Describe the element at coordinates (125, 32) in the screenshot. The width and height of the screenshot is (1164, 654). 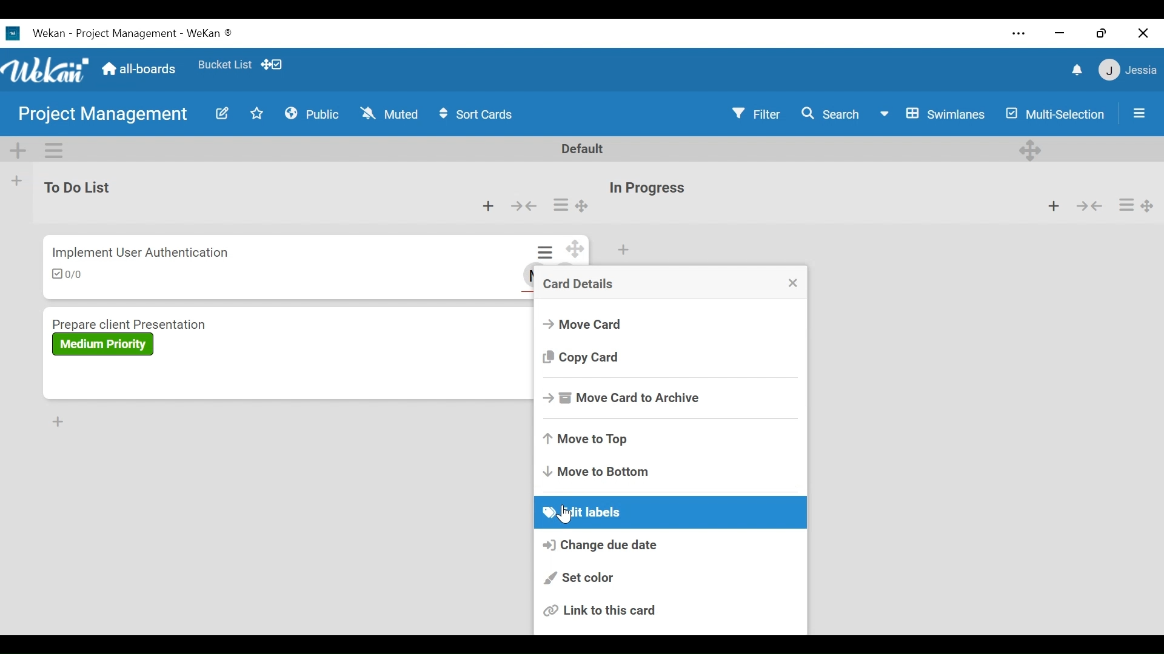
I see `Wekan Desktop Icon` at that location.